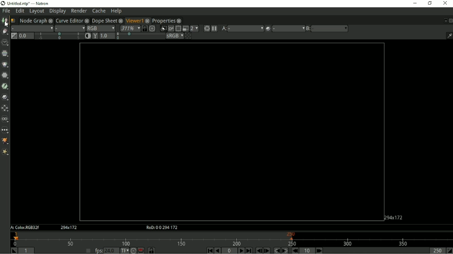  What do you see at coordinates (5, 64) in the screenshot?
I see `Color` at bounding box center [5, 64].